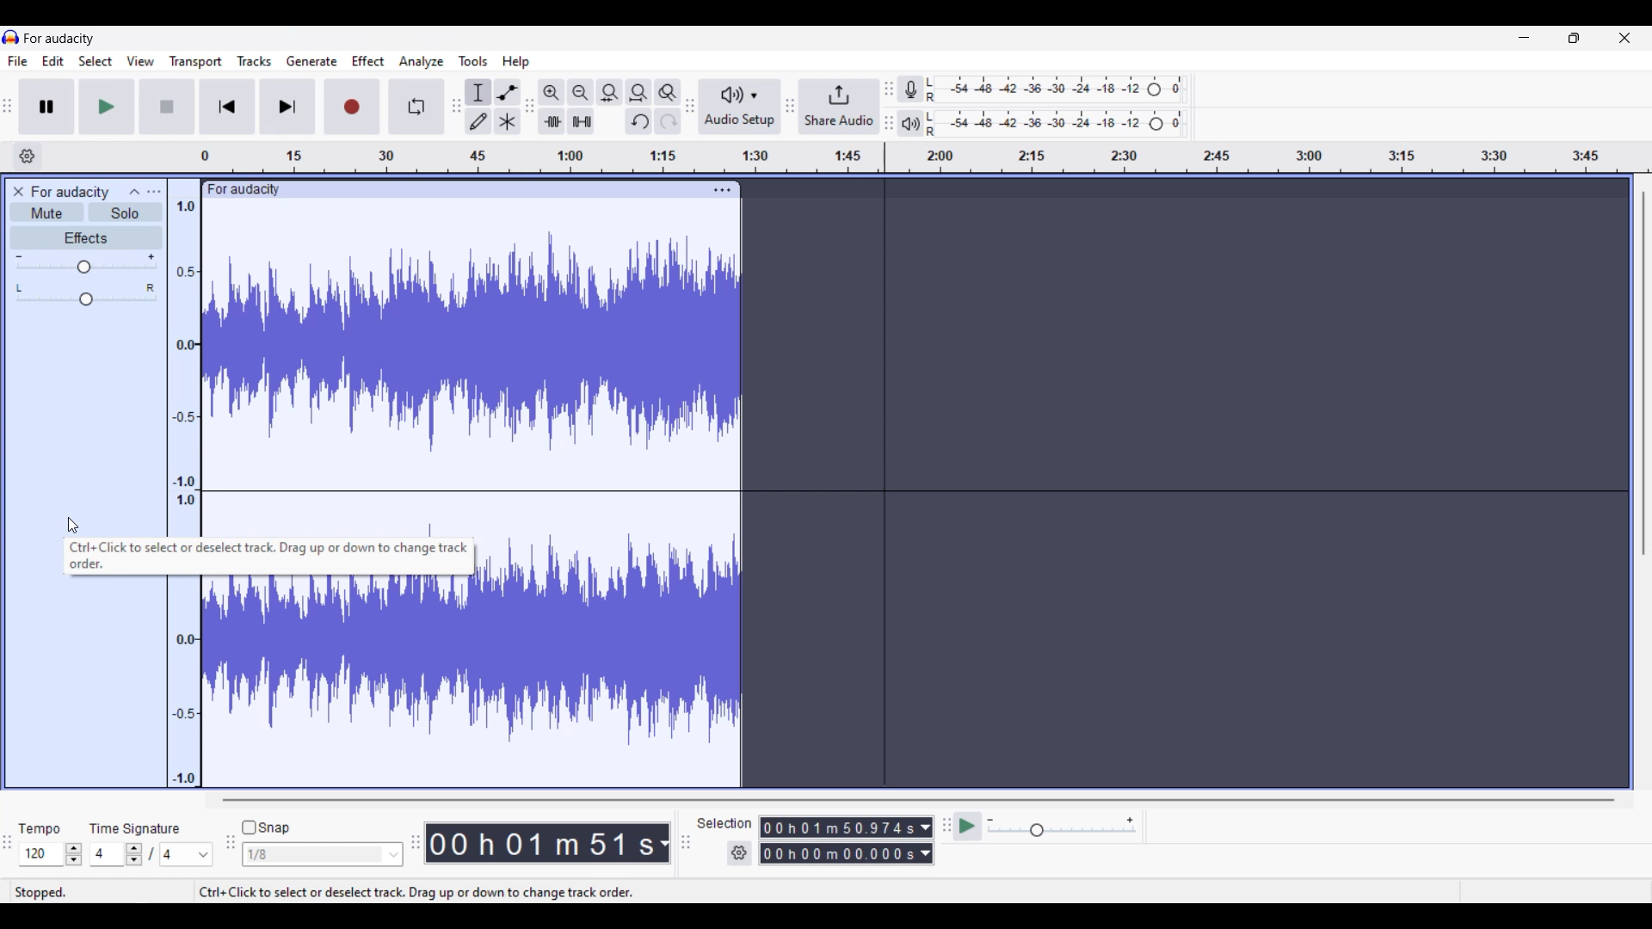 The image size is (1652, 929). Describe the element at coordinates (183, 366) in the screenshot. I see `amplitude` at that location.